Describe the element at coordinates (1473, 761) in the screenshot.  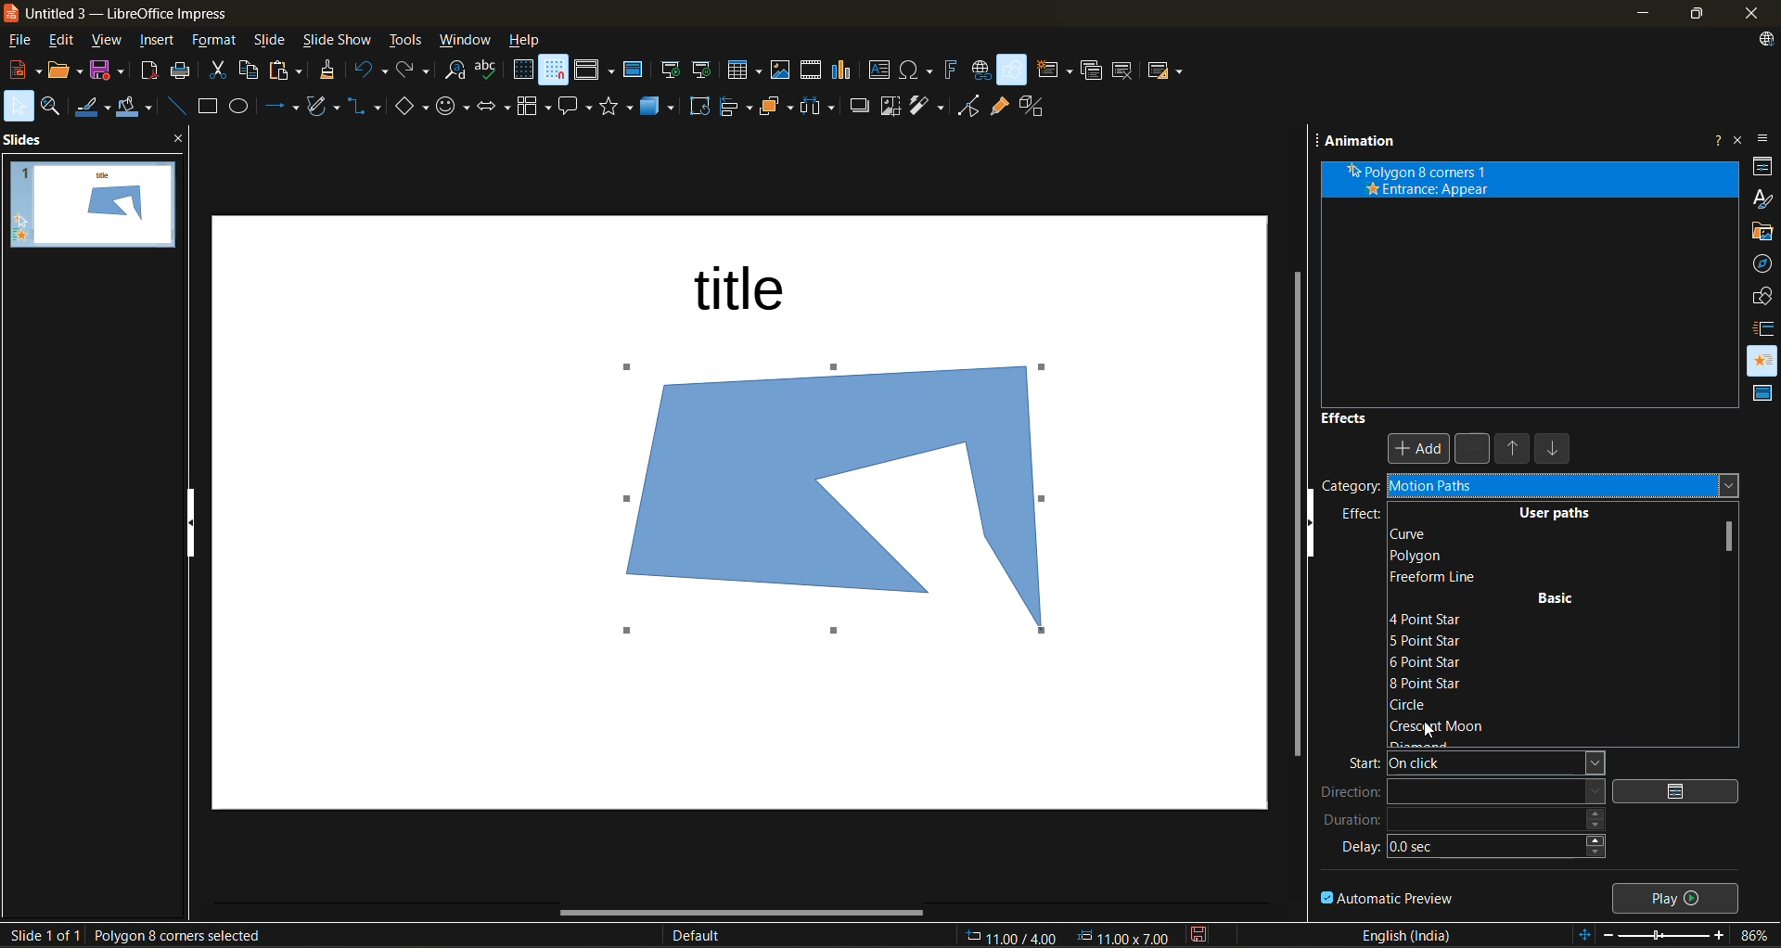
I see `start` at that location.